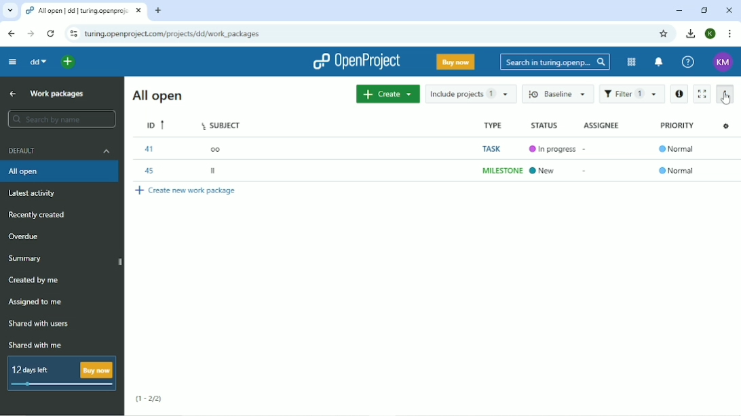 Image resolution: width=741 pixels, height=416 pixels. What do you see at coordinates (50, 34) in the screenshot?
I see `Reload this page ` at bounding box center [50, 34].